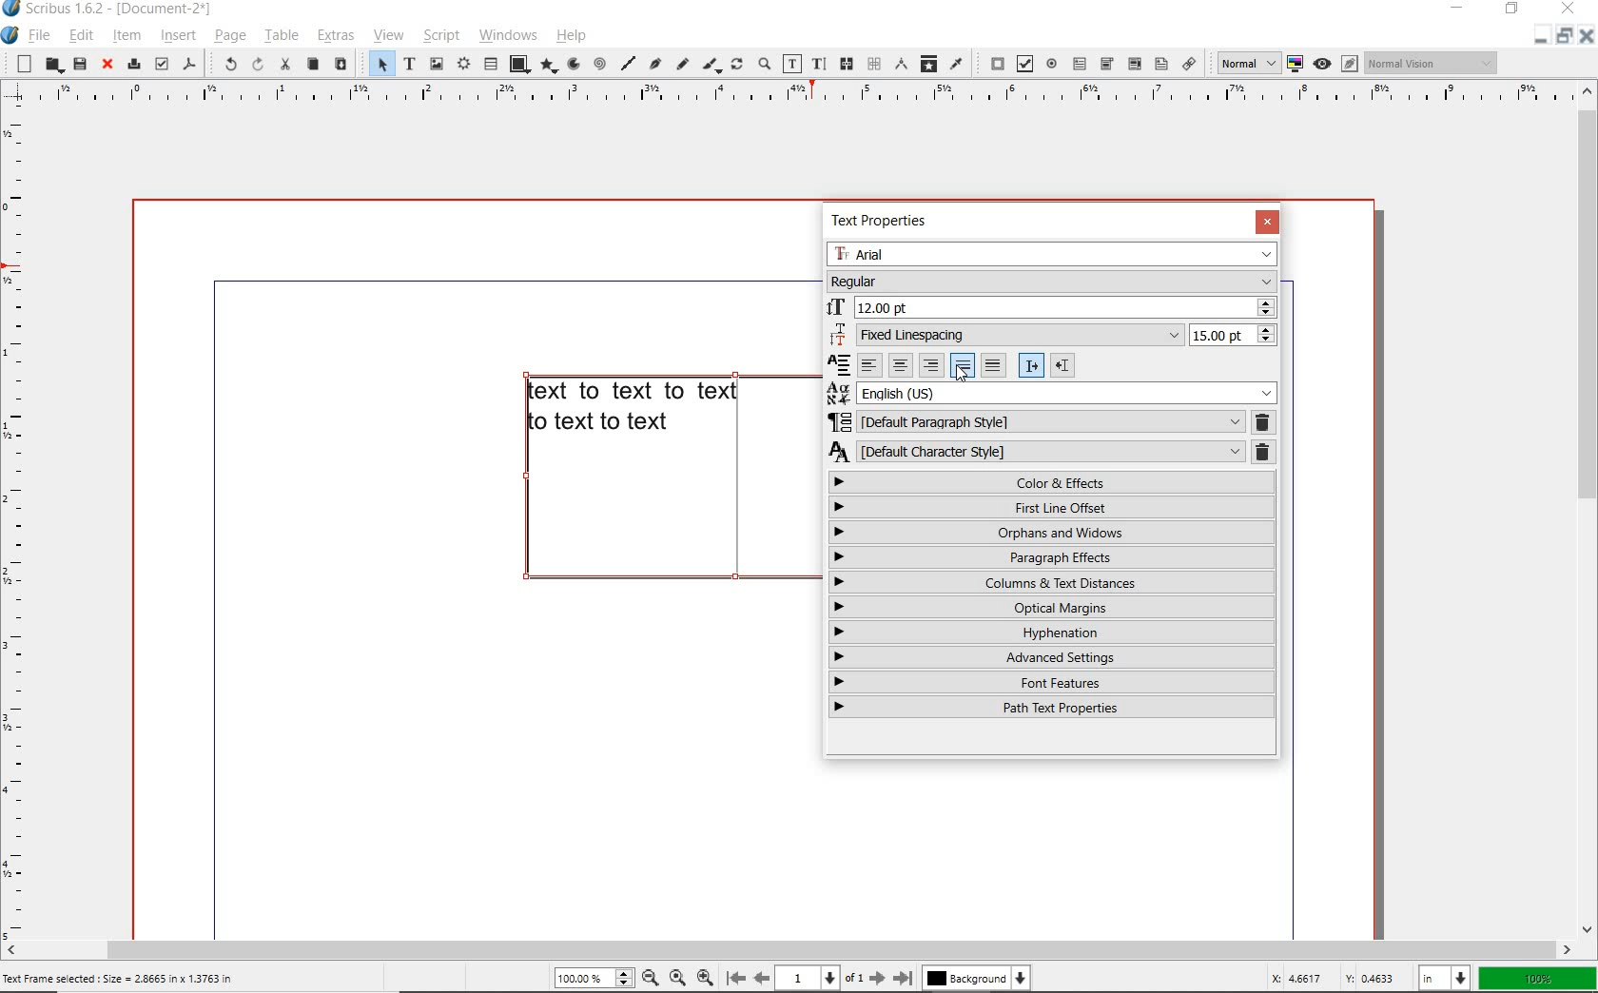 The height and width of the screenshot is (993, 1598). Describe the element at coordinates (735, 66) in the screenshot. I see `rotate item` at that location.